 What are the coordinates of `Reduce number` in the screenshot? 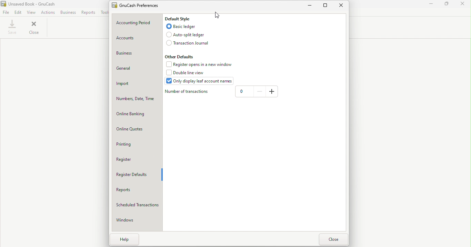 It's located at (260, 91).